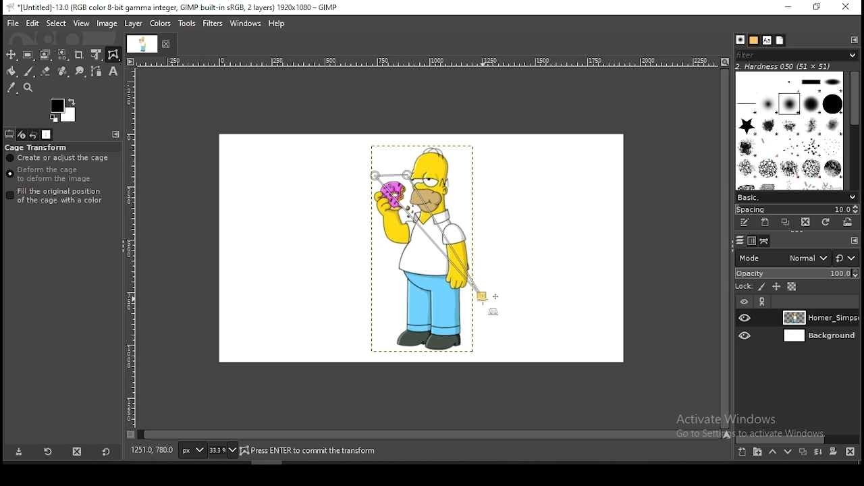 The width and height of the screenshot is (864, 486). What do you see at coordinates (832, 452) in the screenshot?
I see `add a mask` at bounding box center [832, 452].